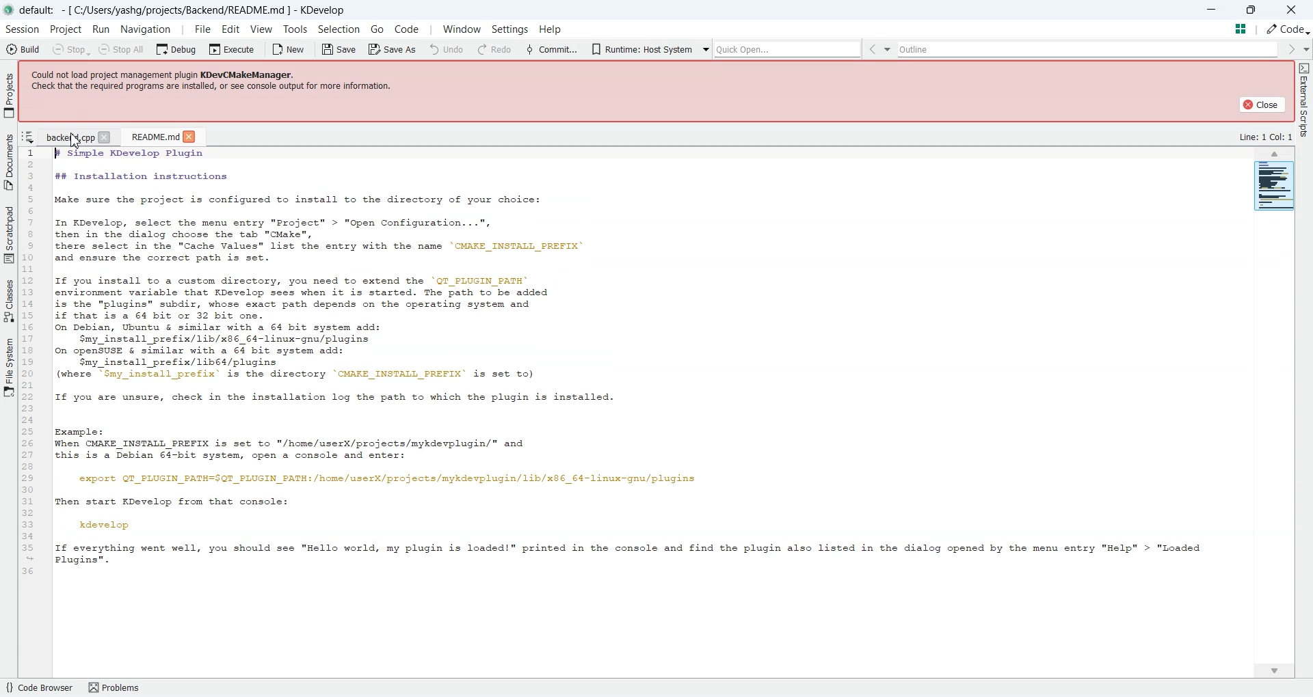 This screenshot has width=1313, height=697. I want to click on Edit, so click(231, 29).